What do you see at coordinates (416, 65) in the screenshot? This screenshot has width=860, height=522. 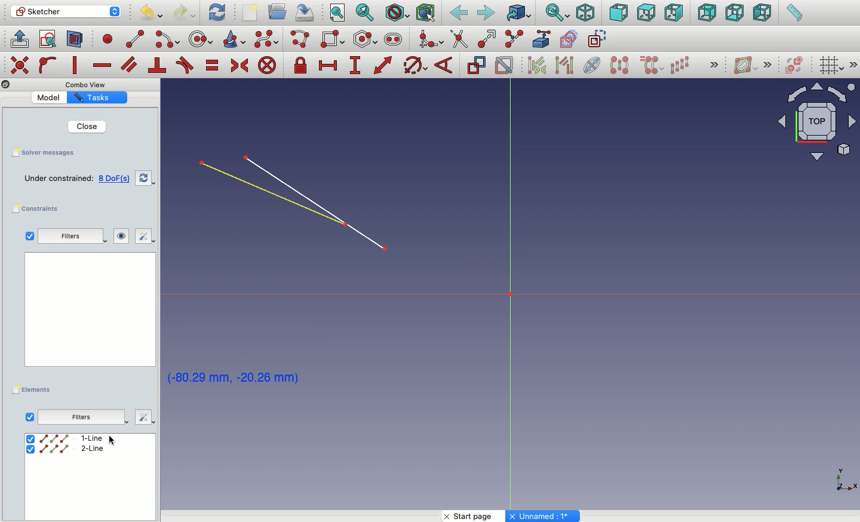 I see `Constrain Circle` at bounding box center [416, 65].